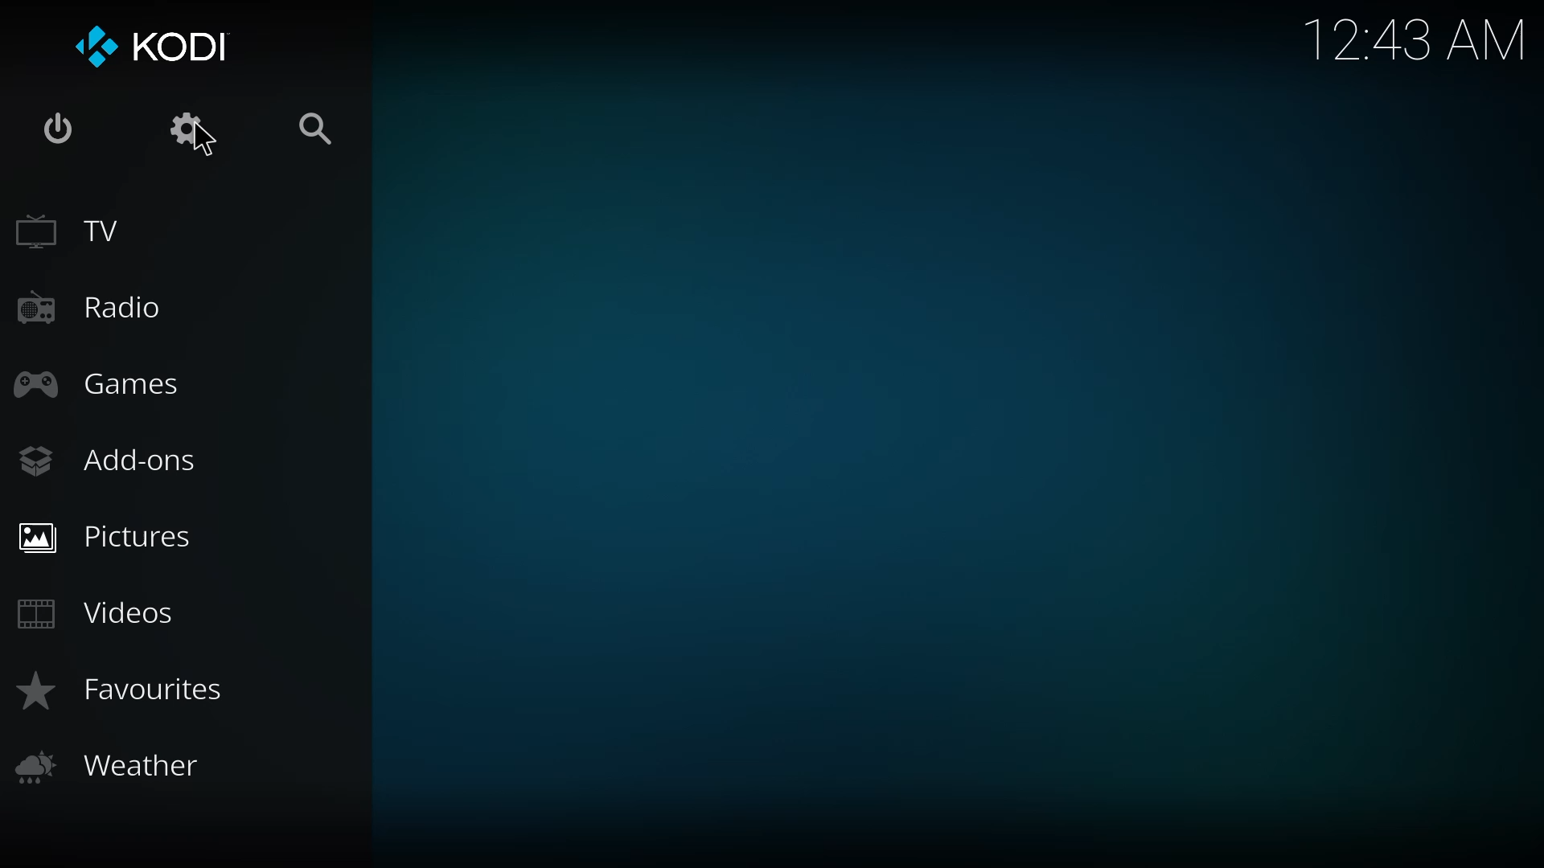  Describe the element at coordinates (99, 614) in the screenshot. I see `videos` at that location.